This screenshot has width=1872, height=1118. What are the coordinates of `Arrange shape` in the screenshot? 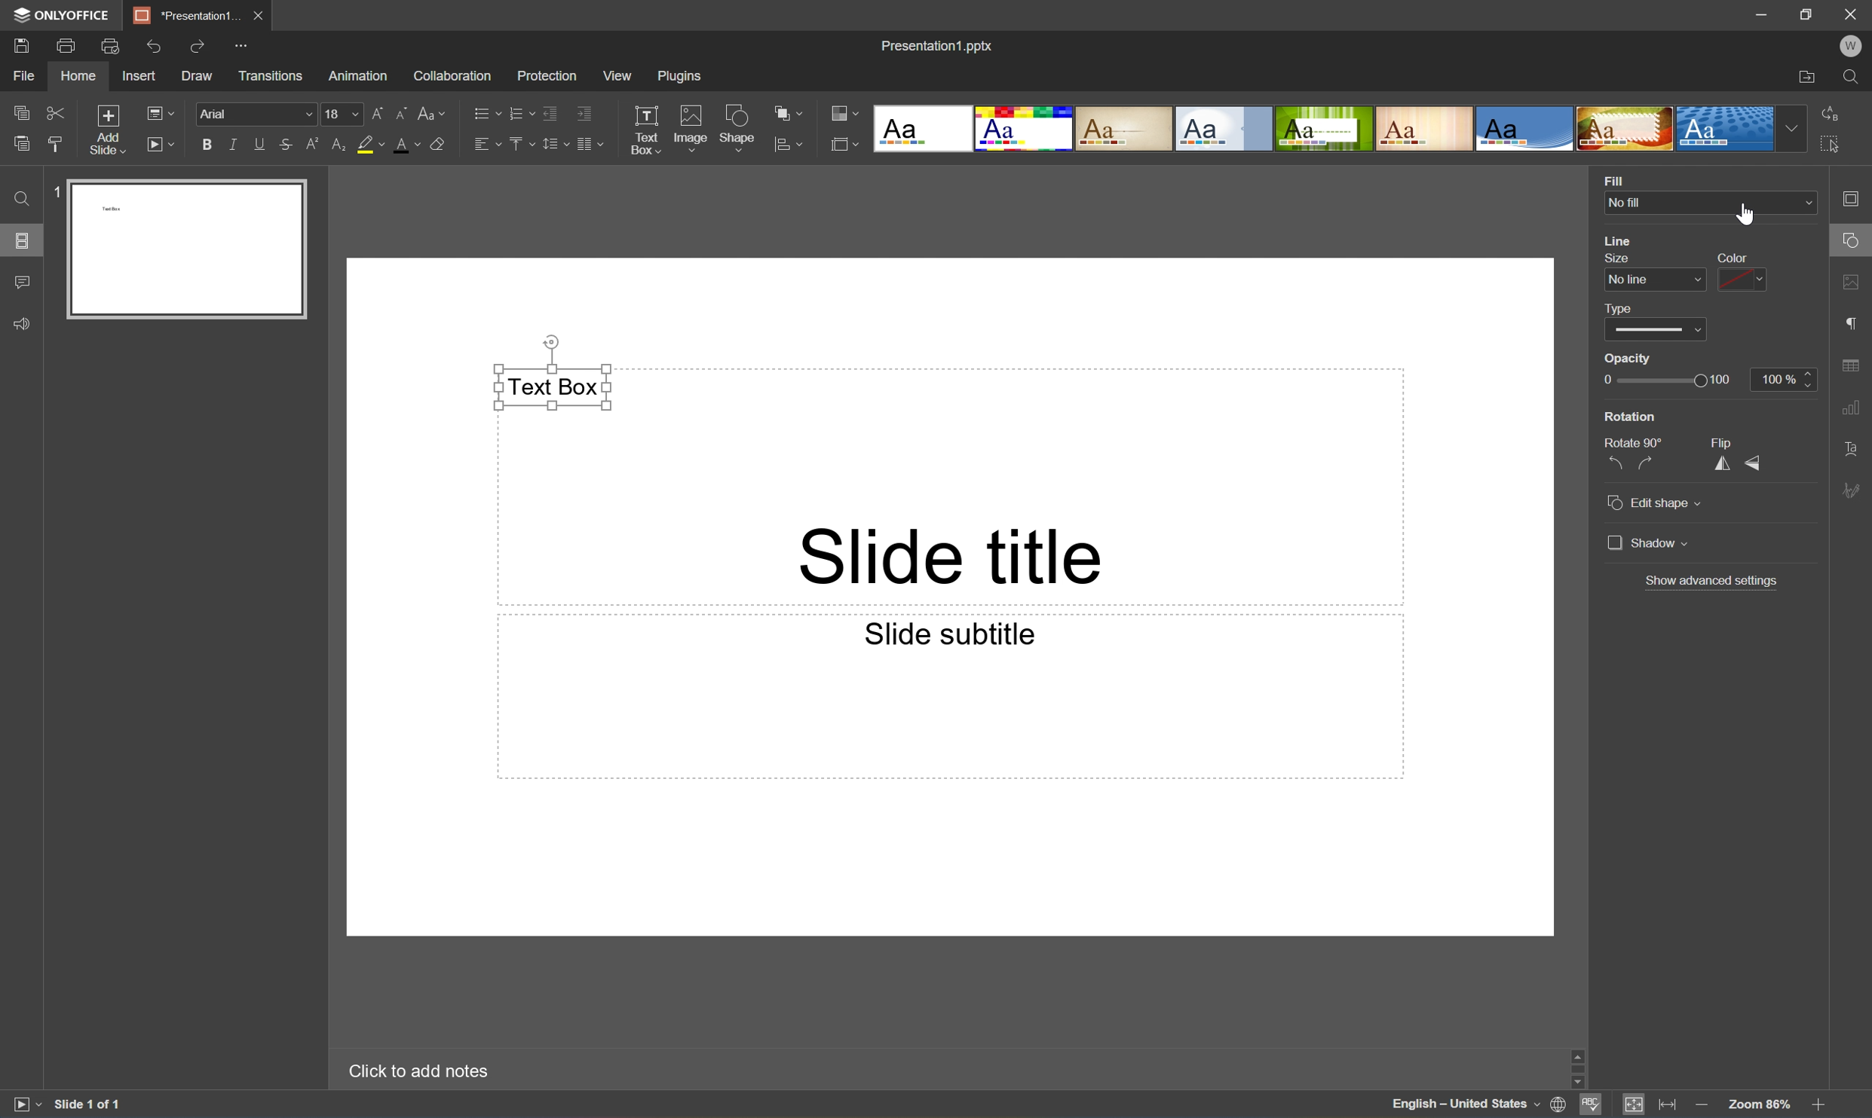 It's located at (790, 111).